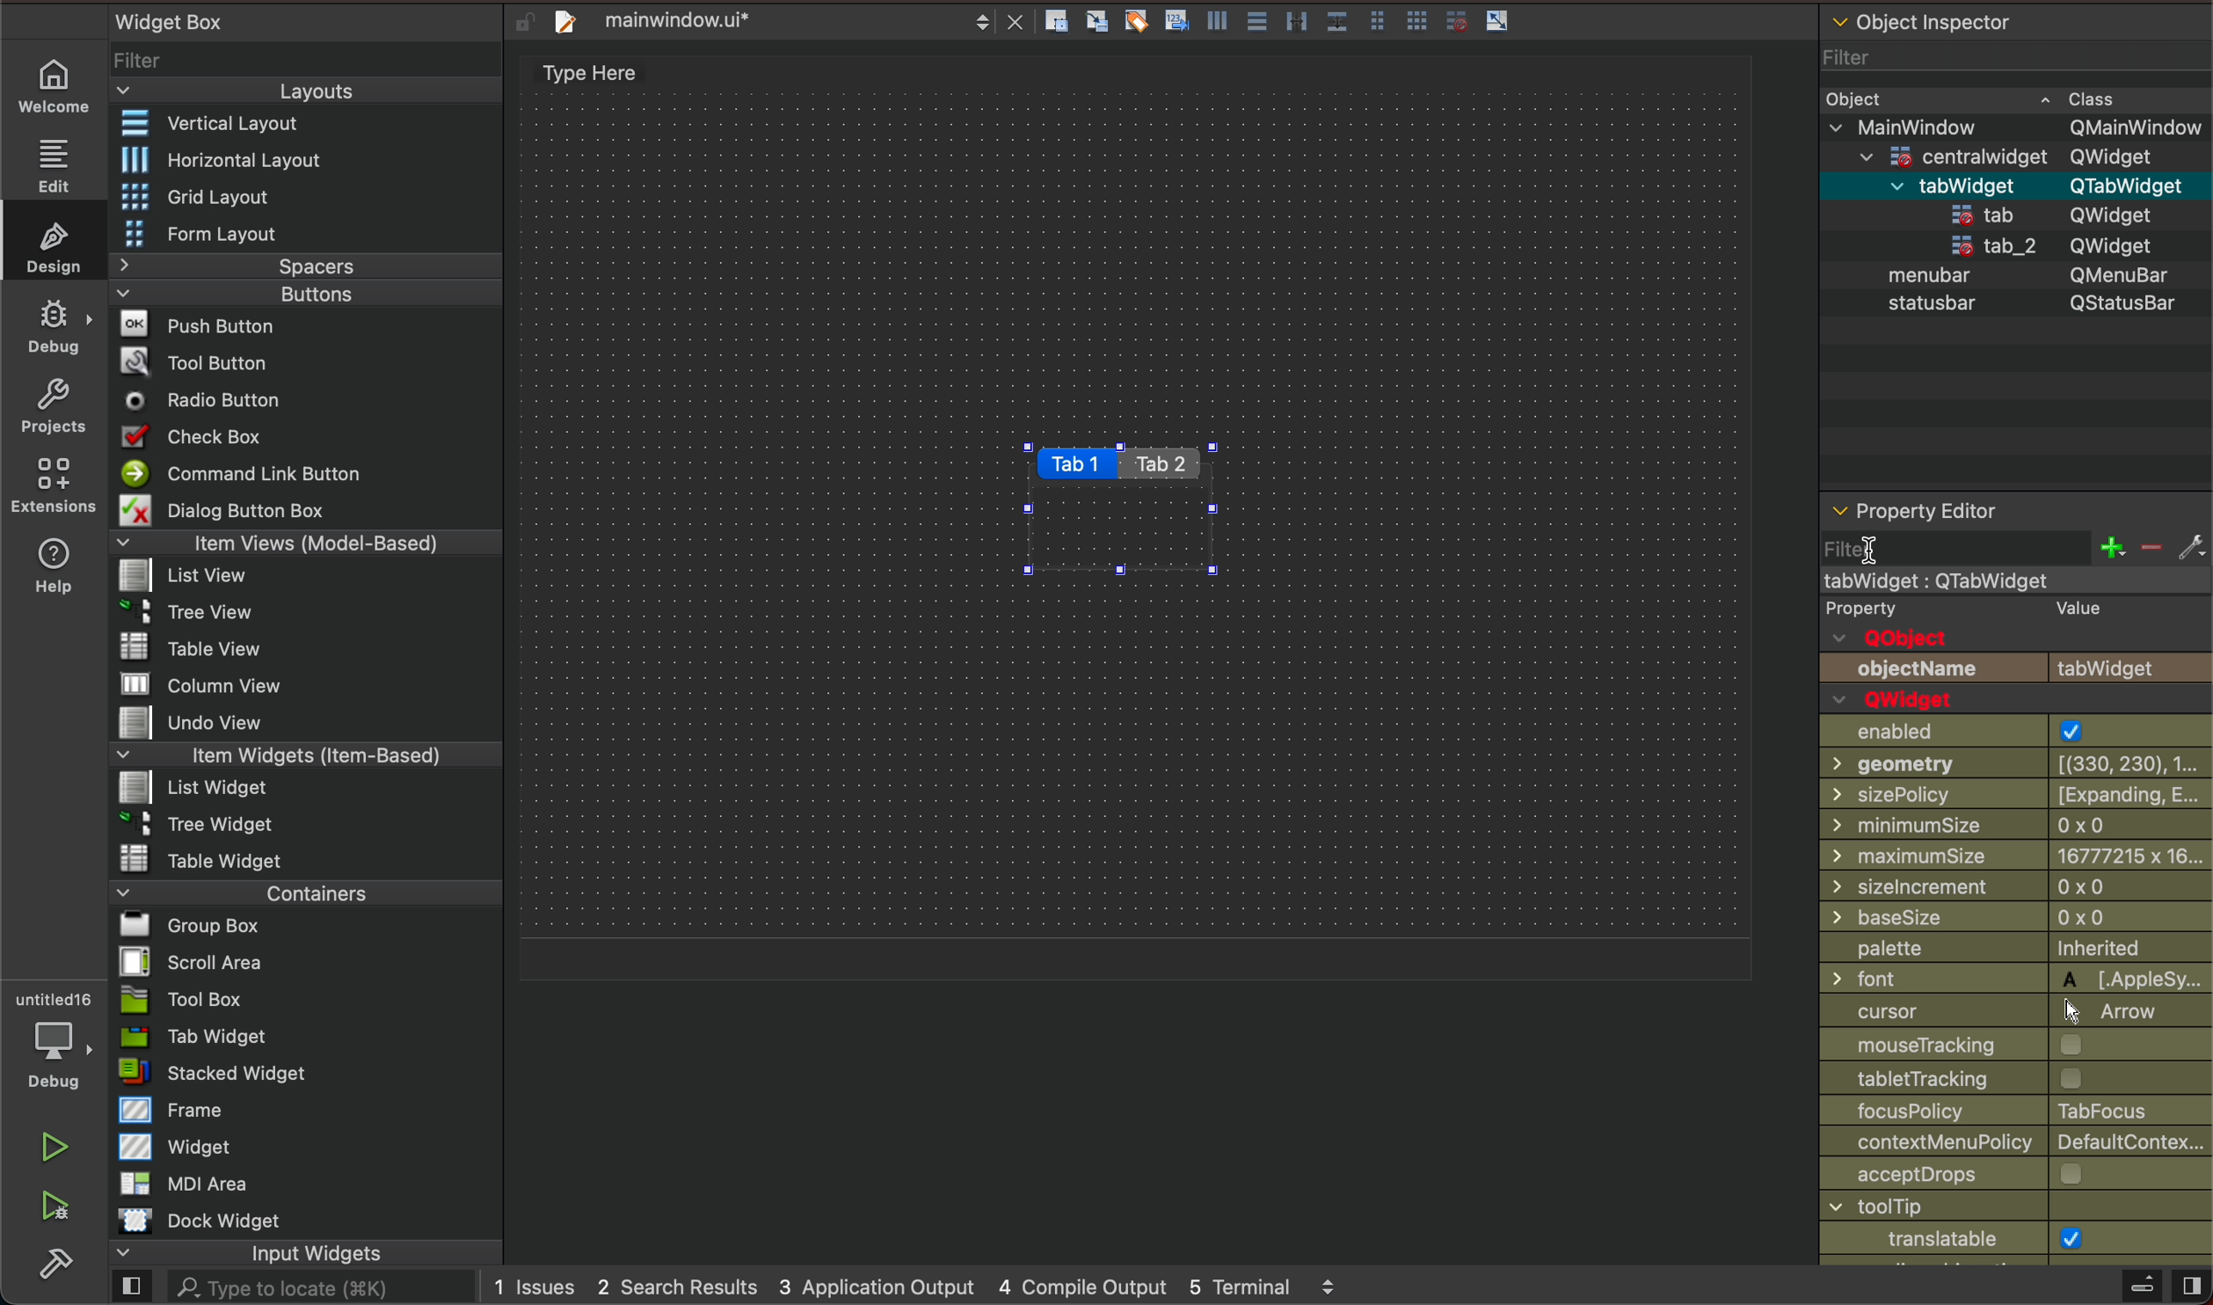 This screenshot has height=1305, width=2213. I want to click on design, so click(53, 242).